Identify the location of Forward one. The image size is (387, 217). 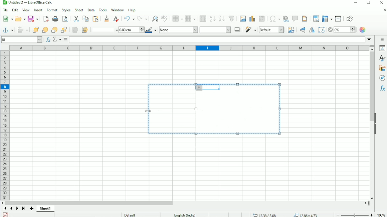
(45, 30).